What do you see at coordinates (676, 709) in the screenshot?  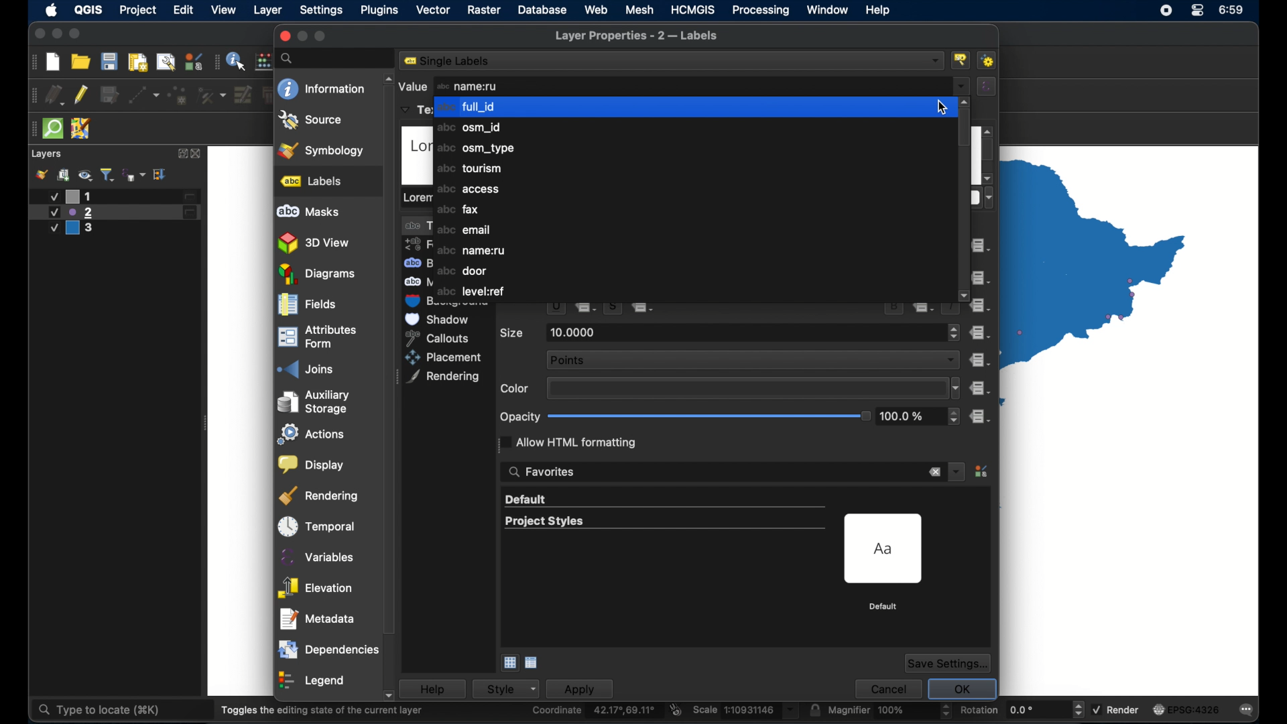 I see `toggle extents and mouse display position` at bounding box center [676, 709].